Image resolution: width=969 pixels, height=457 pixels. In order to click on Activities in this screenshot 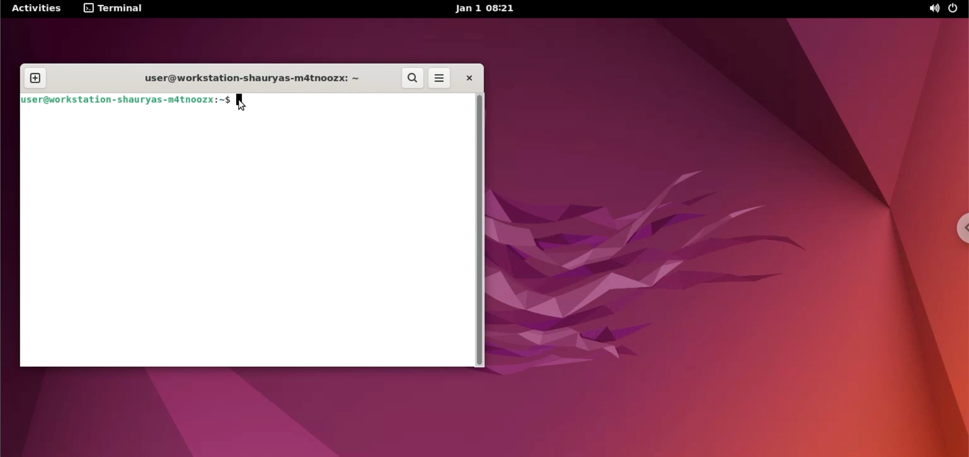, I will do `click(37, 9)`.